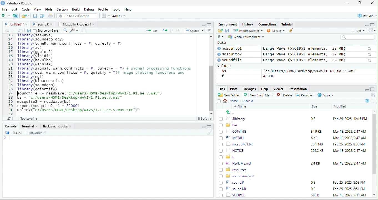 This screenshot has height=200, width=378. Describe the element at coordinates (318, 195) in the screenshot. I see `1302 KB` at that location.